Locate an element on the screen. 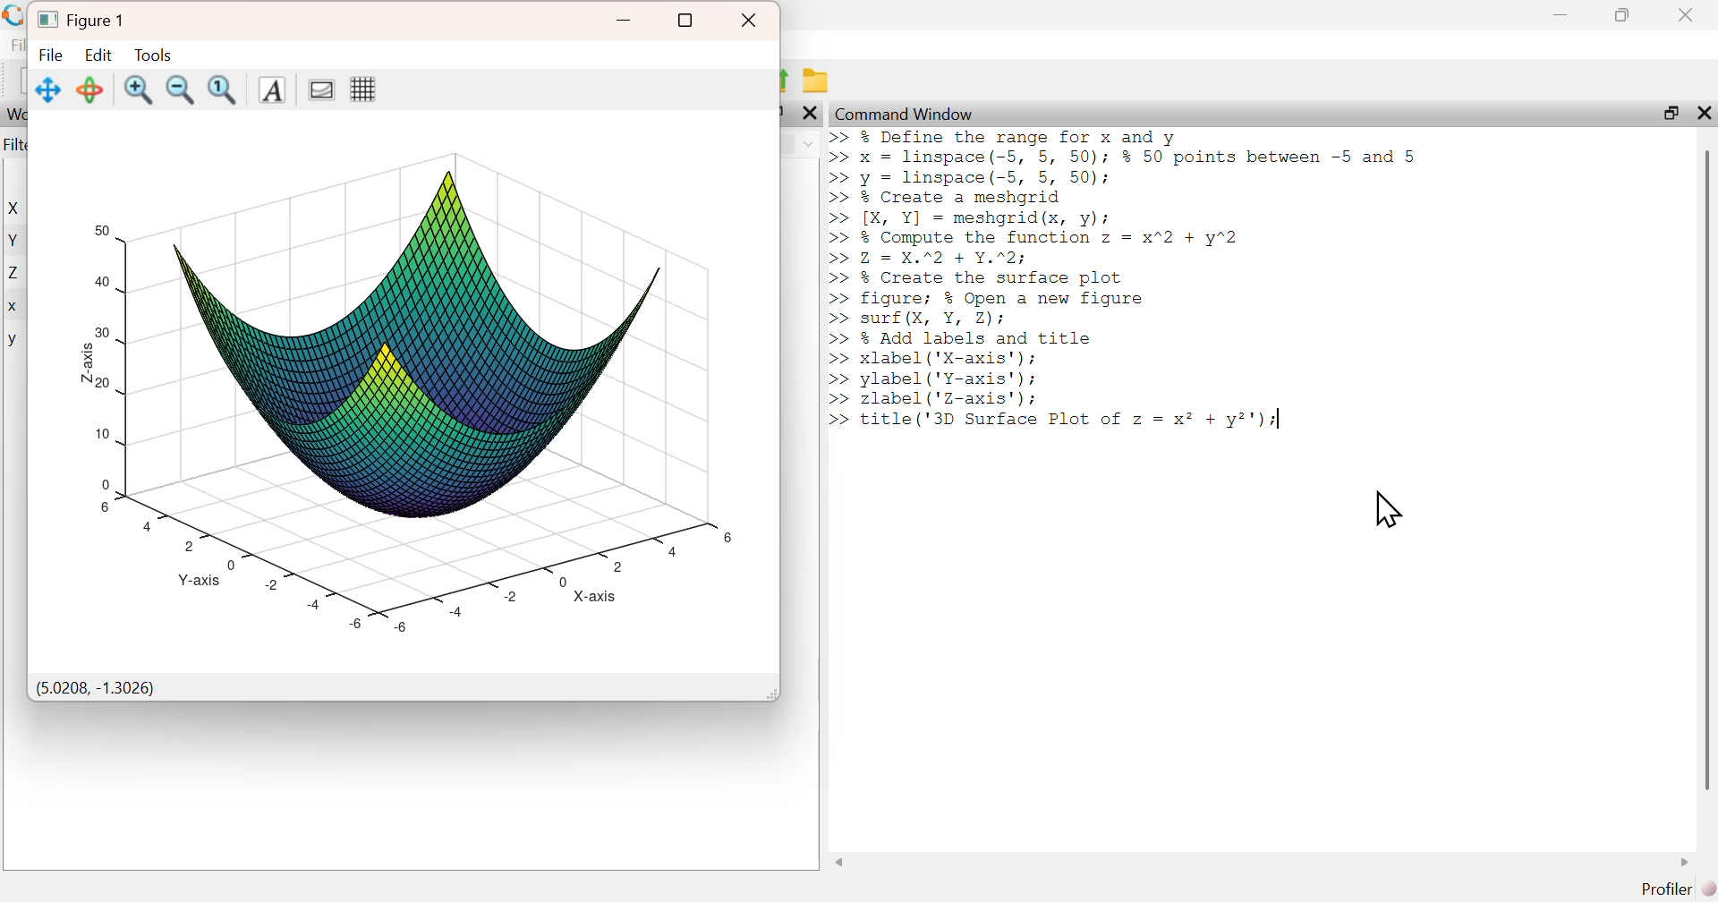  full screen is located at coordinates (686, 21).